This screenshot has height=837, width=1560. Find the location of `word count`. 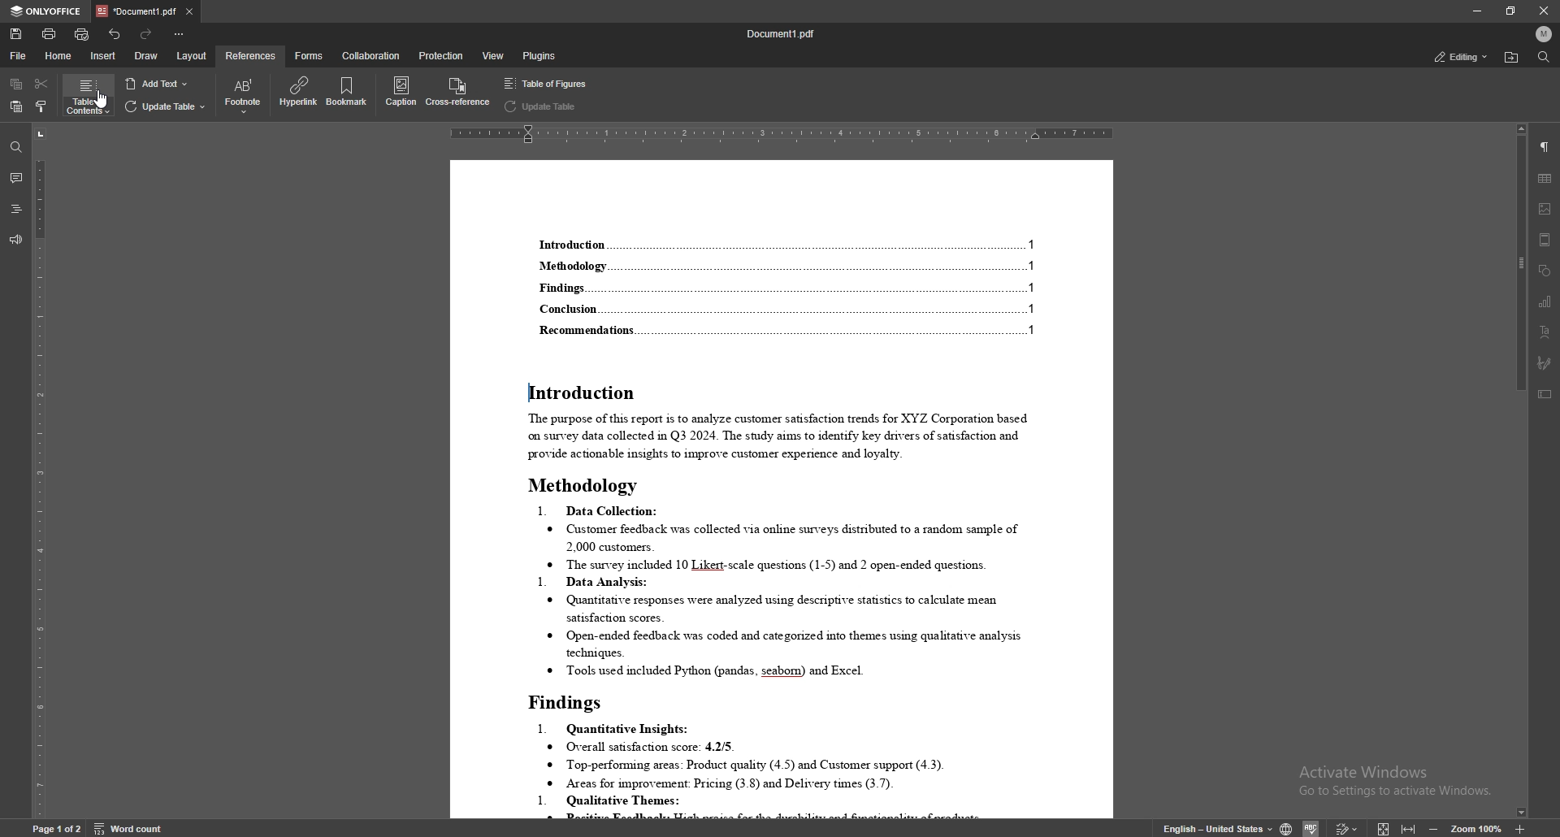

word count is located at coordinates (129, 827).